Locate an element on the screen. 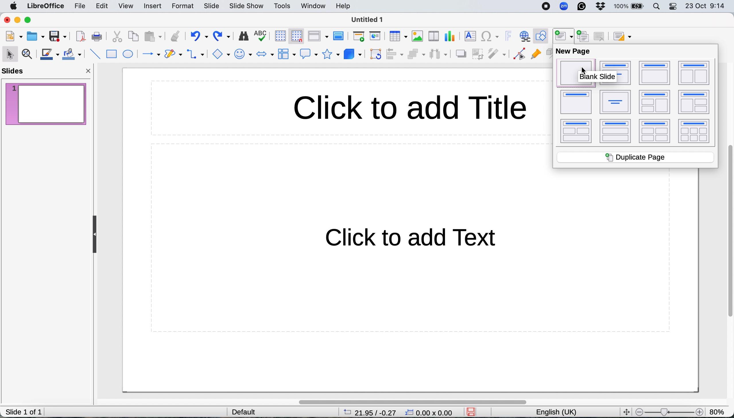 The height and width of the screenshot is (418, 734). undo is located at coordinates (199, 36).